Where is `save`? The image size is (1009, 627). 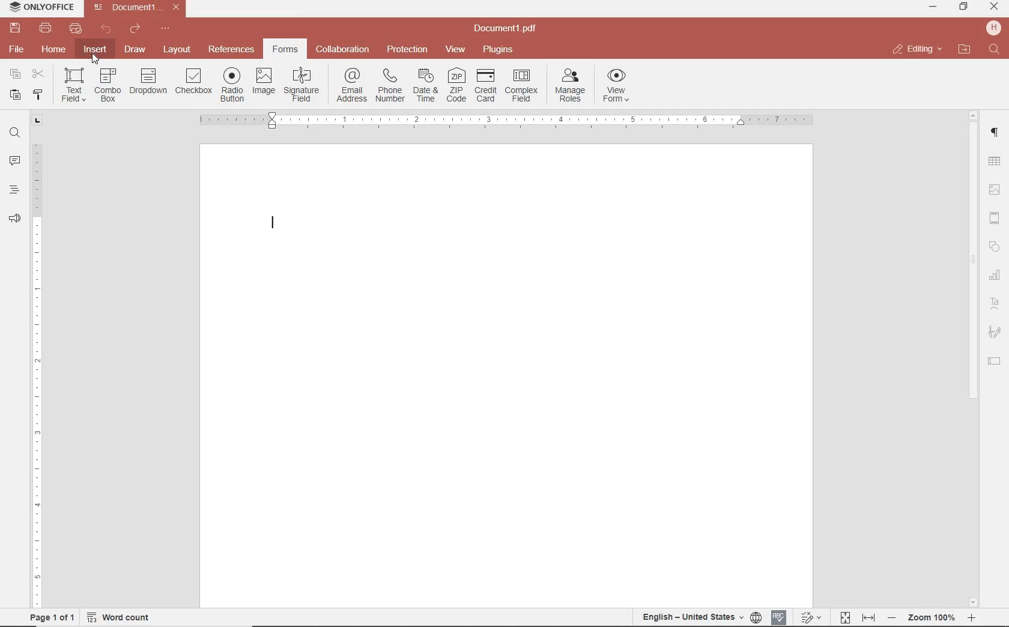 save is located at coordinates (14, 28).